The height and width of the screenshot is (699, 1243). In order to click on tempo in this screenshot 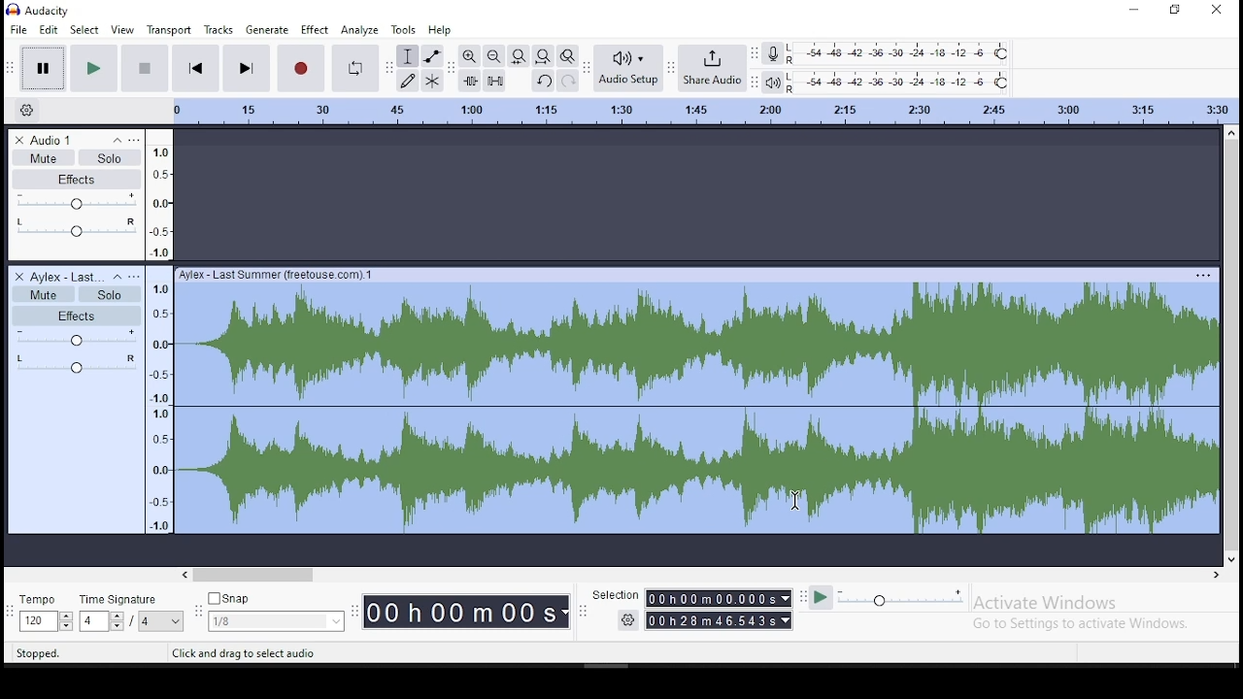, I will do `click(44, 614)`.